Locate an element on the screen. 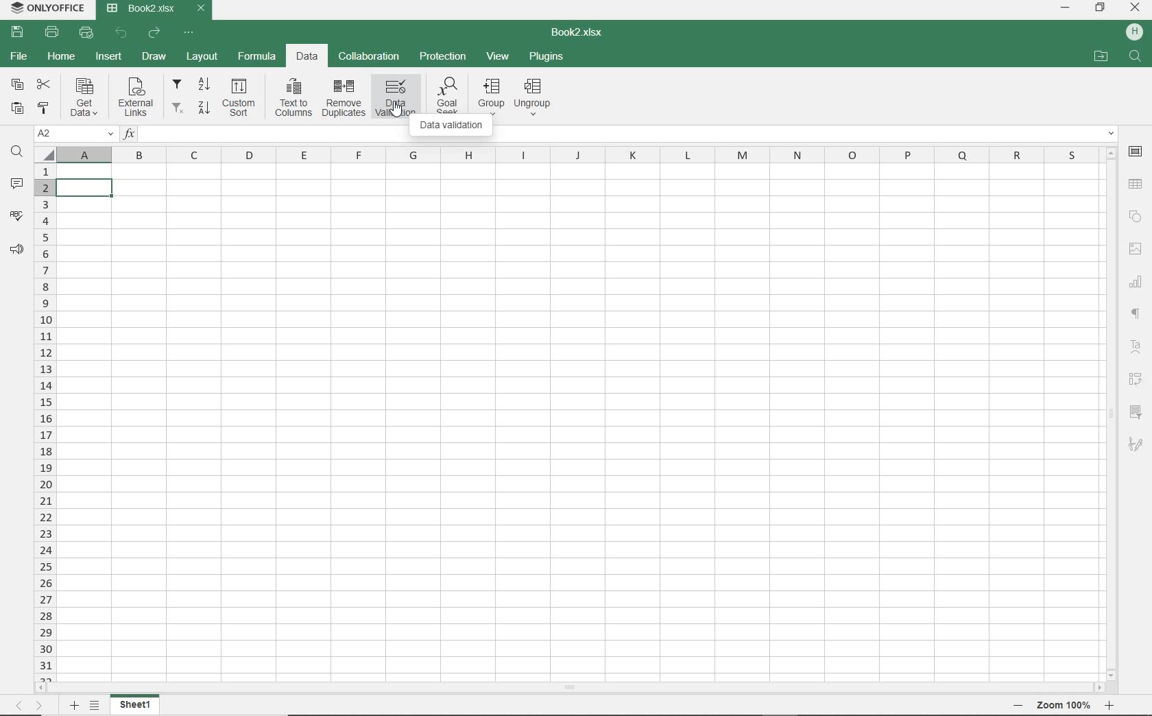 The height and width of the screenshot is (716, 1152). FIND is located at coordinates (16, 153).